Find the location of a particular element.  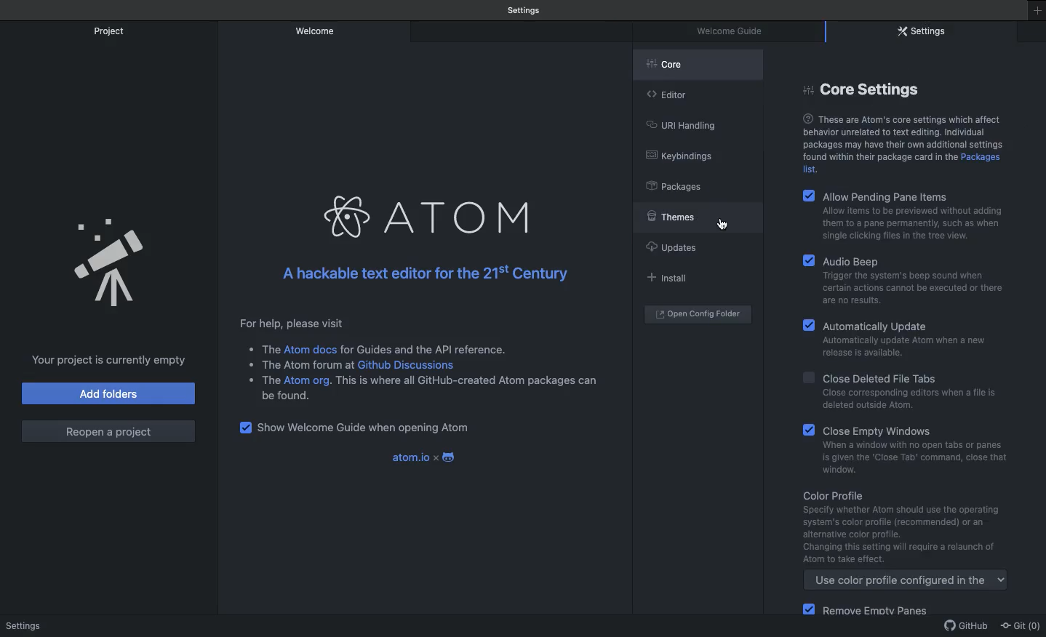

checkbox is located at coordinates (810, 193).